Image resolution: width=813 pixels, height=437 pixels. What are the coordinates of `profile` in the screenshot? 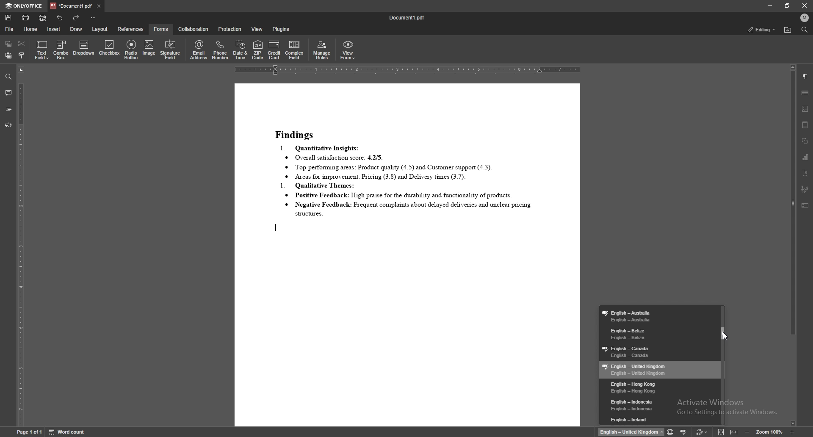 It's located at (805, 17).